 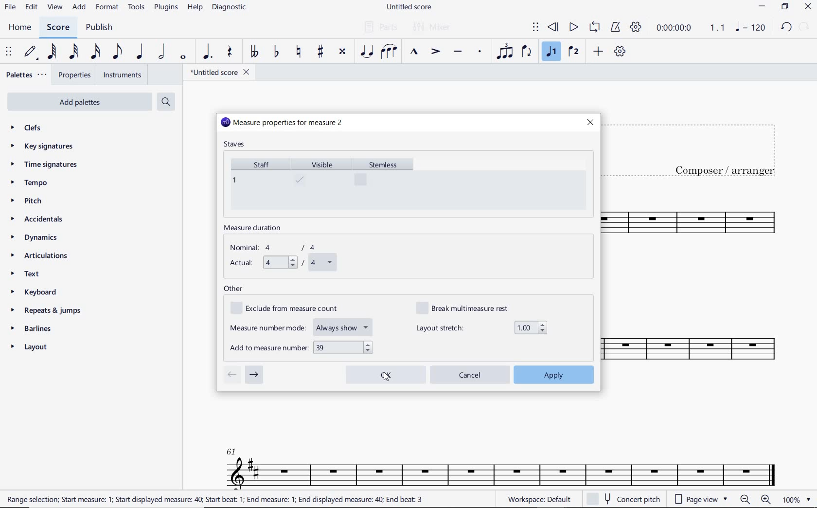 What do you see at coordinates (785, 8) in the screenshot?
I see `RESTORE DOWN` at bounding box center [785, 8].